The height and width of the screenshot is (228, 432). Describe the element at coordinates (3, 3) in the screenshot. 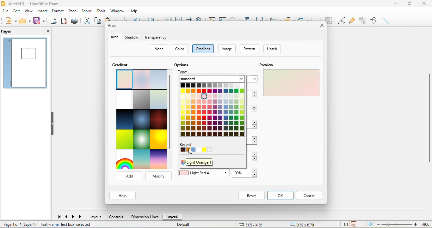

I see `libre office draw logo` at that location.